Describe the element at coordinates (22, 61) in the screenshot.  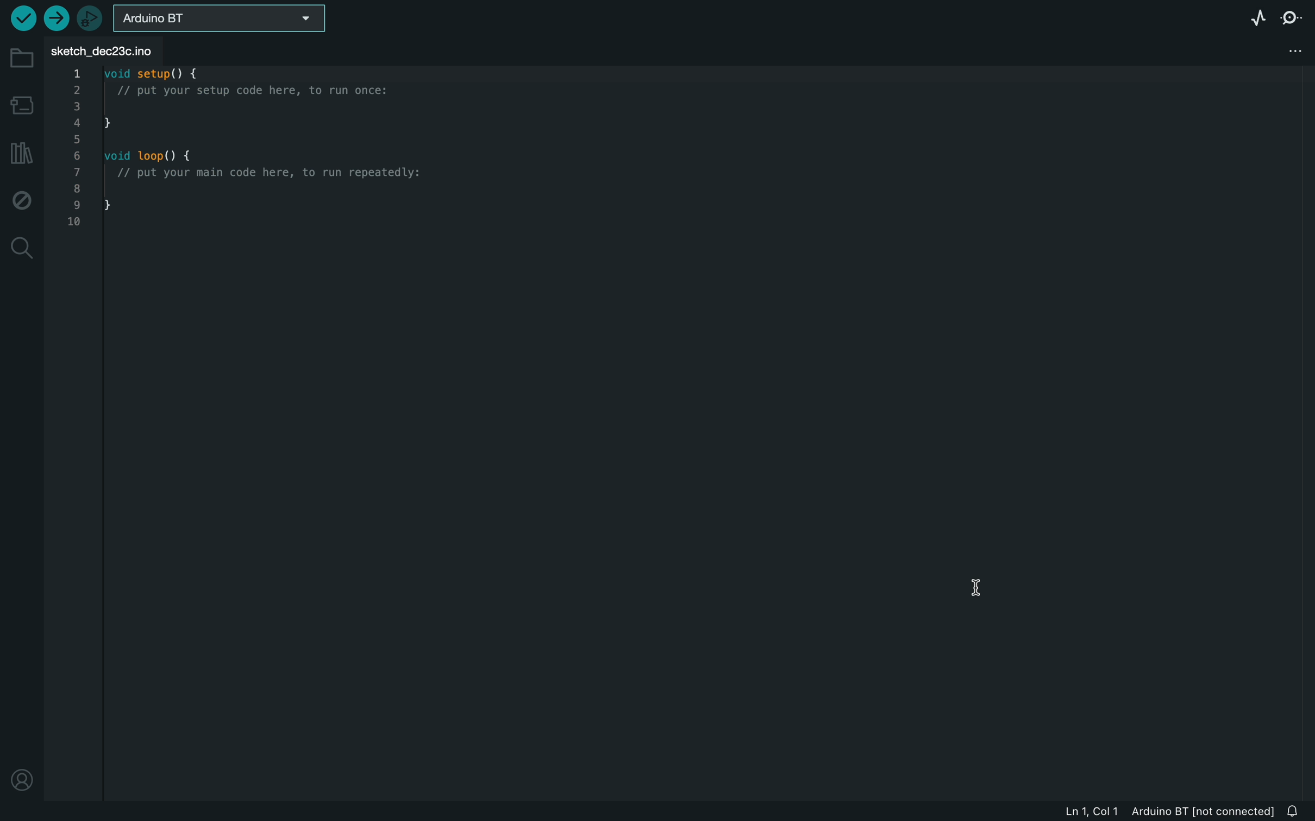
I see `folder` at that location.